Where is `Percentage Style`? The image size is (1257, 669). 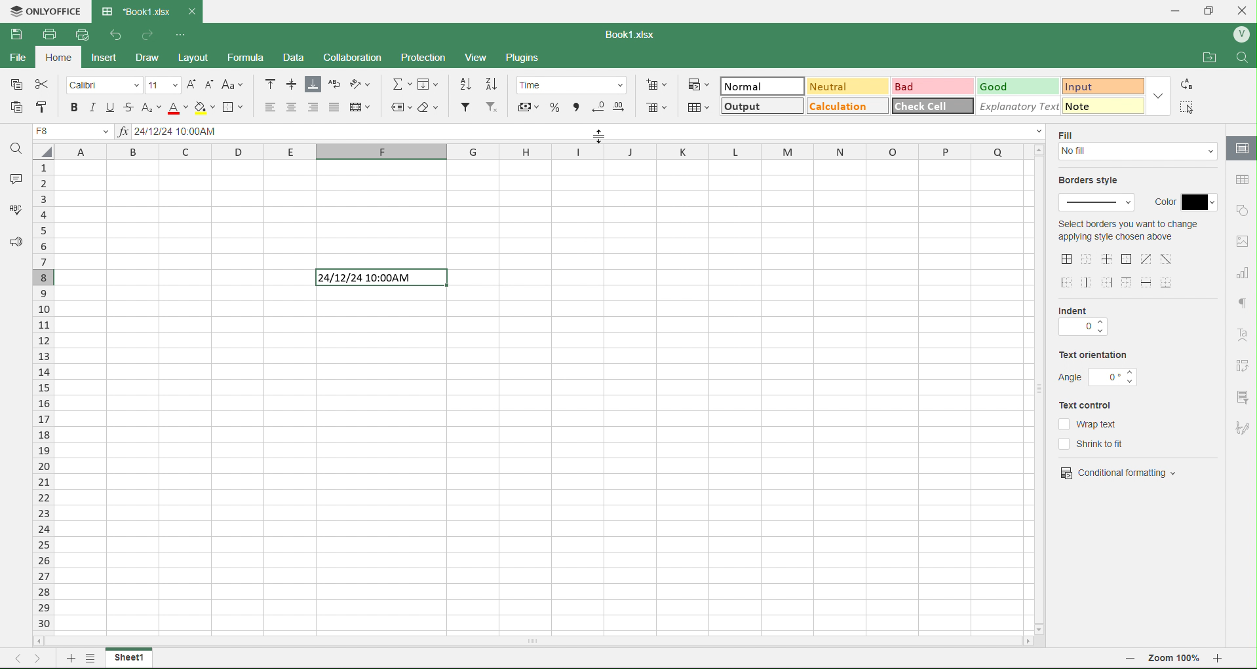 Percentage Style is located at coordinates (552, 107).